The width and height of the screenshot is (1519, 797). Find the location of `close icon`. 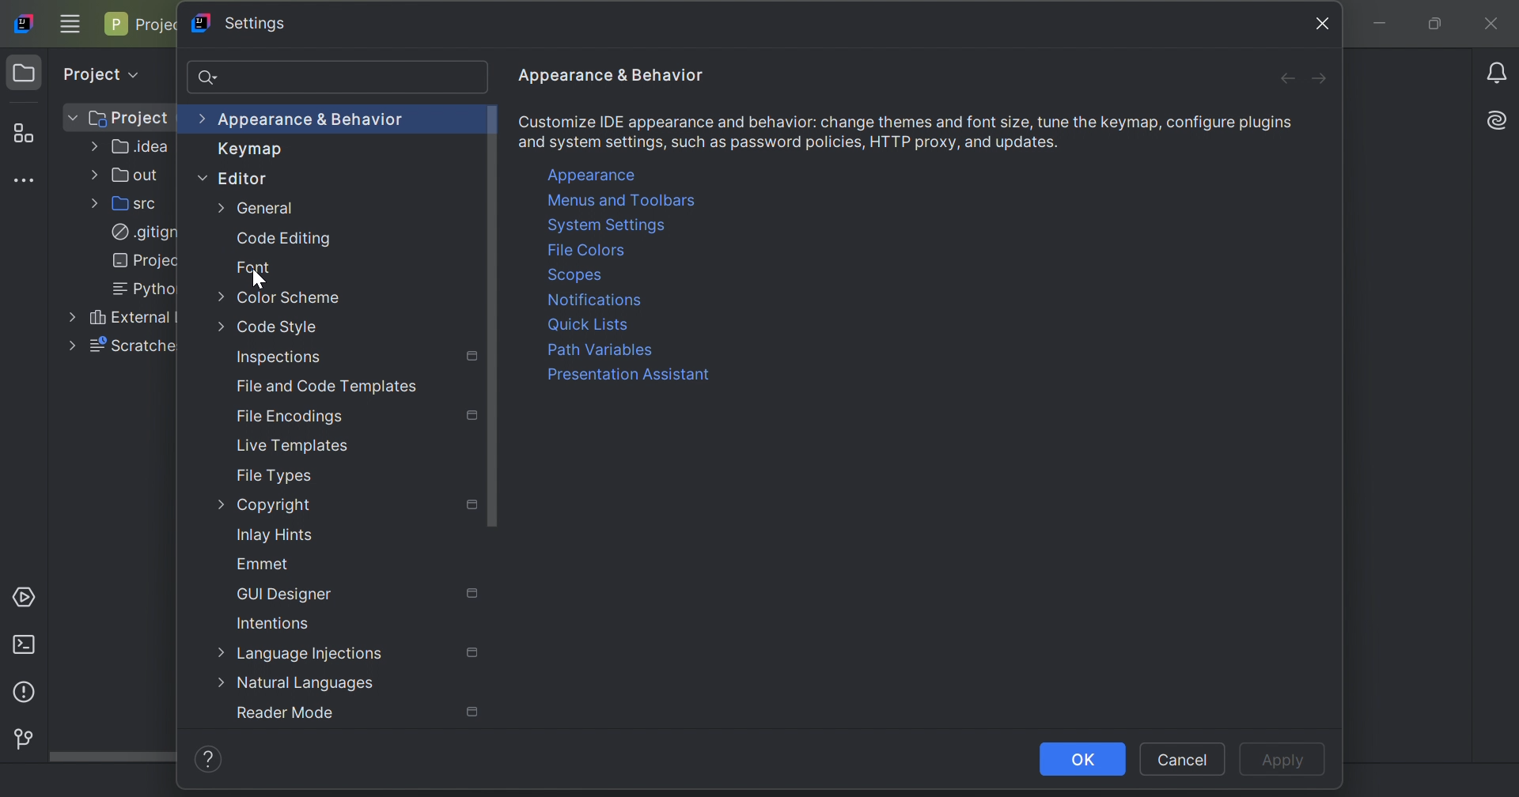

close icon is located at coordinates (1318, 22).